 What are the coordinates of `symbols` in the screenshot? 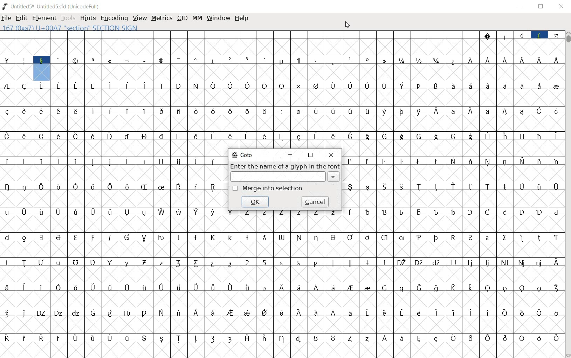 It's located at (256, 321).